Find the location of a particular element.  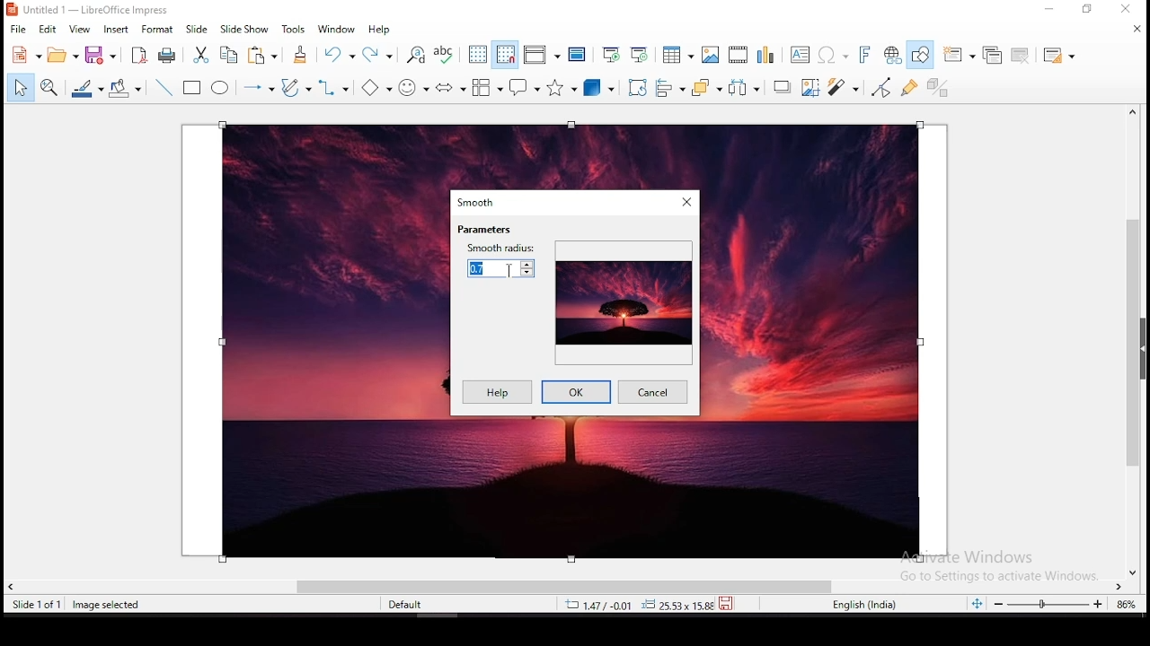

restore is located at coordinates (1089, 11).